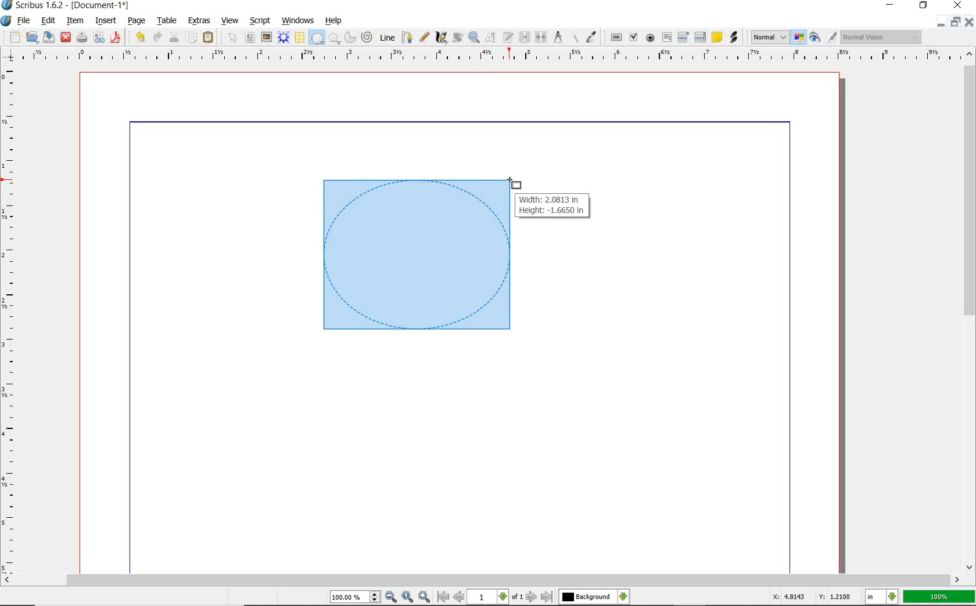 This screenshot has width=976, height=606. I want to click on EDIT, so click(48, 21).